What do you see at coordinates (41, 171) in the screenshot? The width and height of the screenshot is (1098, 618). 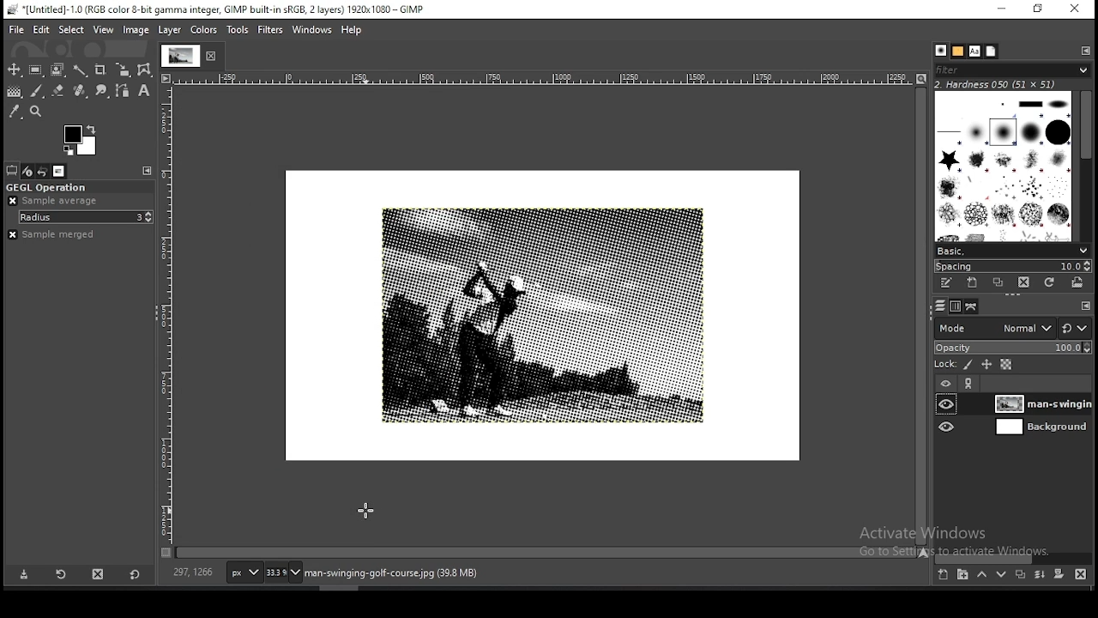 I see `undo history` at bounding box center [41, 171].